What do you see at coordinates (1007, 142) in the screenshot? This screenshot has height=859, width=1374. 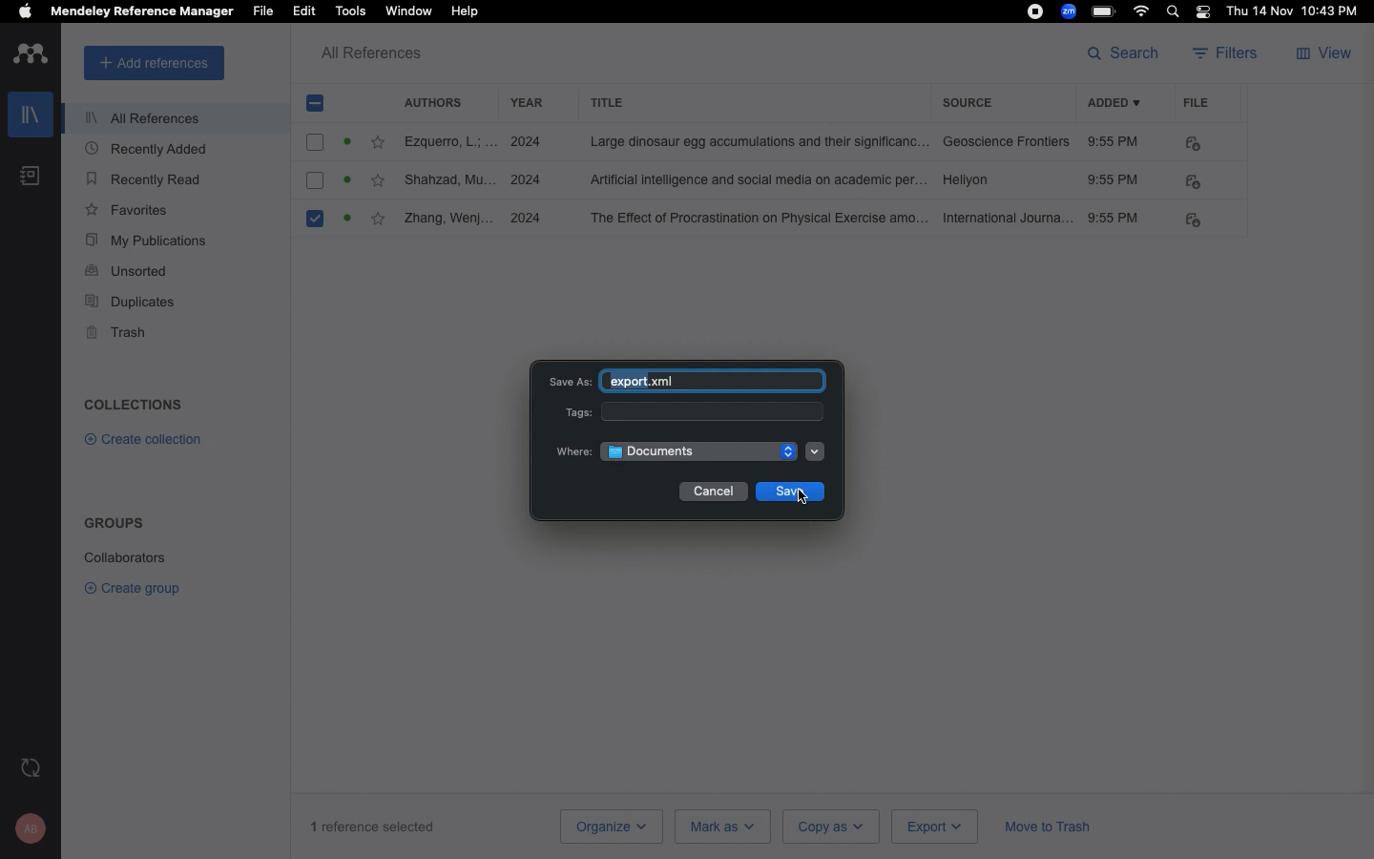 I see `Geoscience frontiers` at bounding box center [1007, 142].